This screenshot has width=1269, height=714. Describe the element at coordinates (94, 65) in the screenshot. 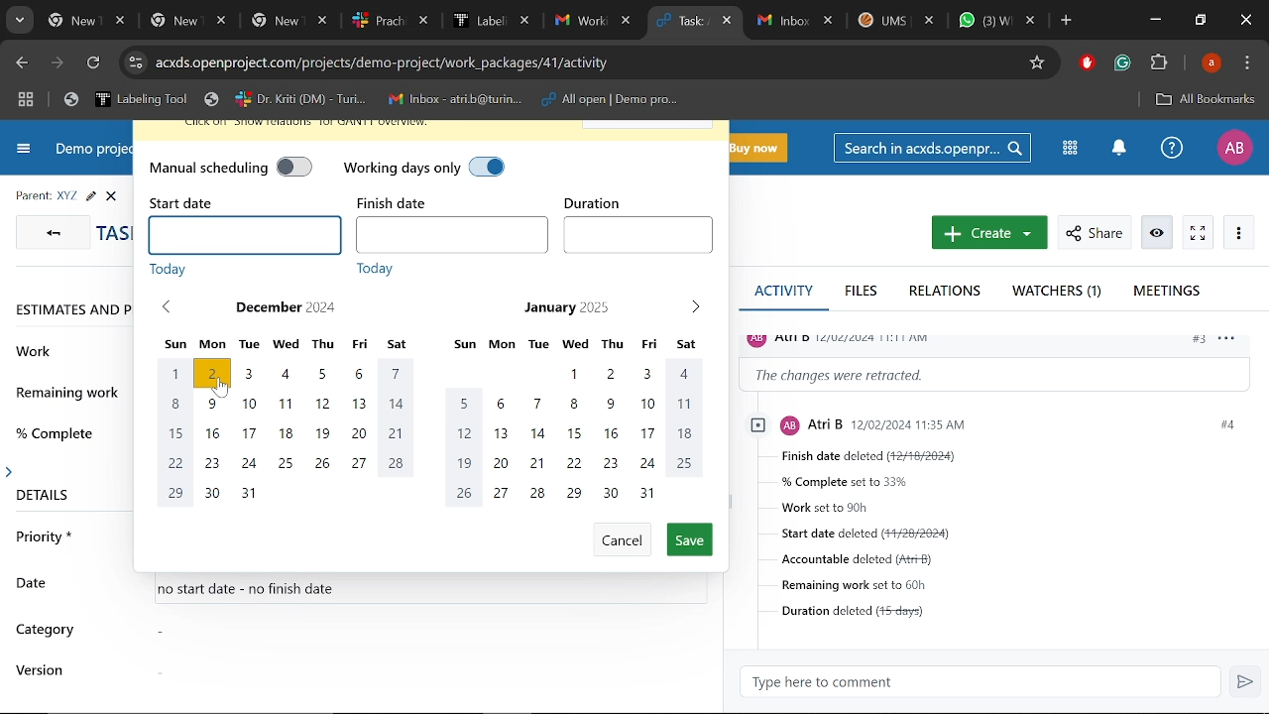

I see `Refresh` at that location.